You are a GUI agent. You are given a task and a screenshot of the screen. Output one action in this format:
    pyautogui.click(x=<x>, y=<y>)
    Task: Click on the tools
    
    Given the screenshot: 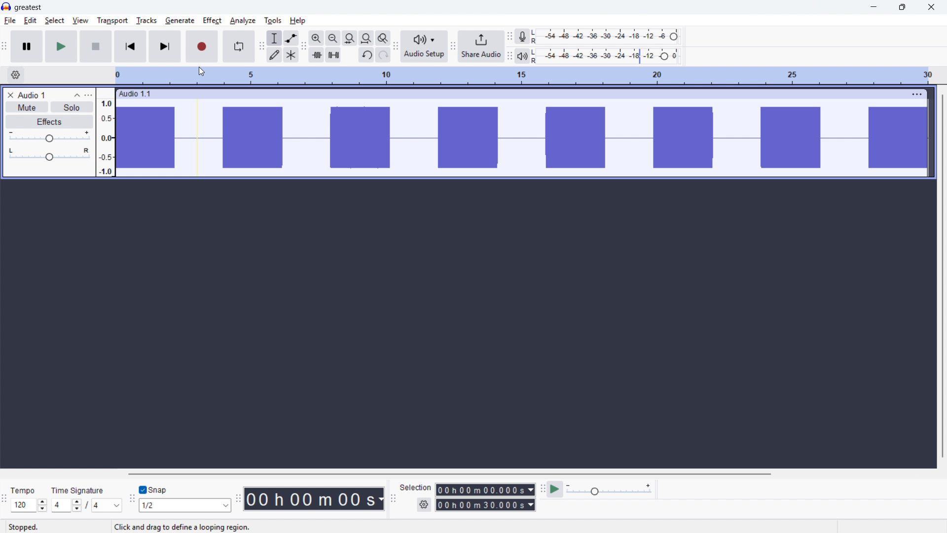 What is the action you would take?
    pyautogui.click(x=273, y=21)
    